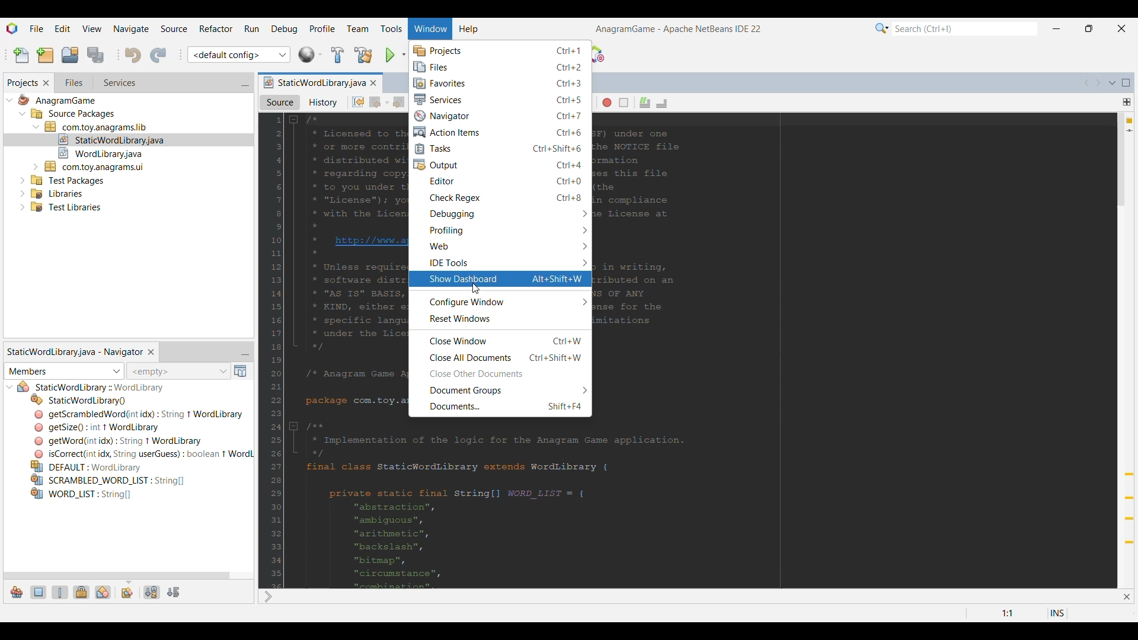  I want to click on Select project configuration or Customize, so click(239, 55).